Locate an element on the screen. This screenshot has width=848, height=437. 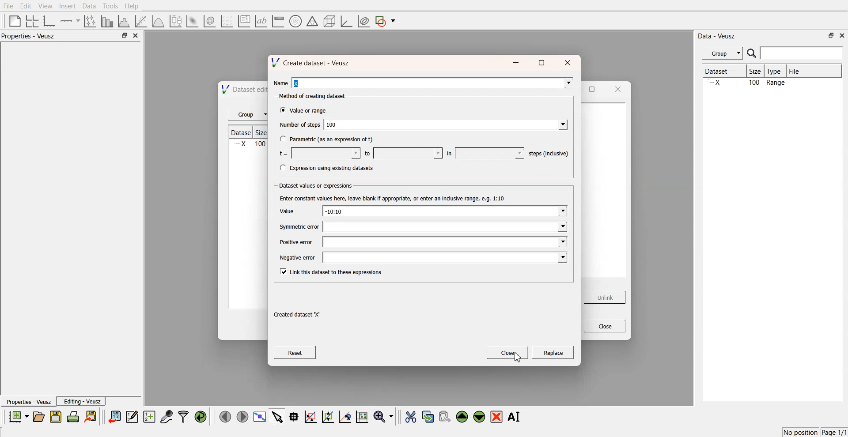
Created dataset 'X' is located at coordinates (299, 315).